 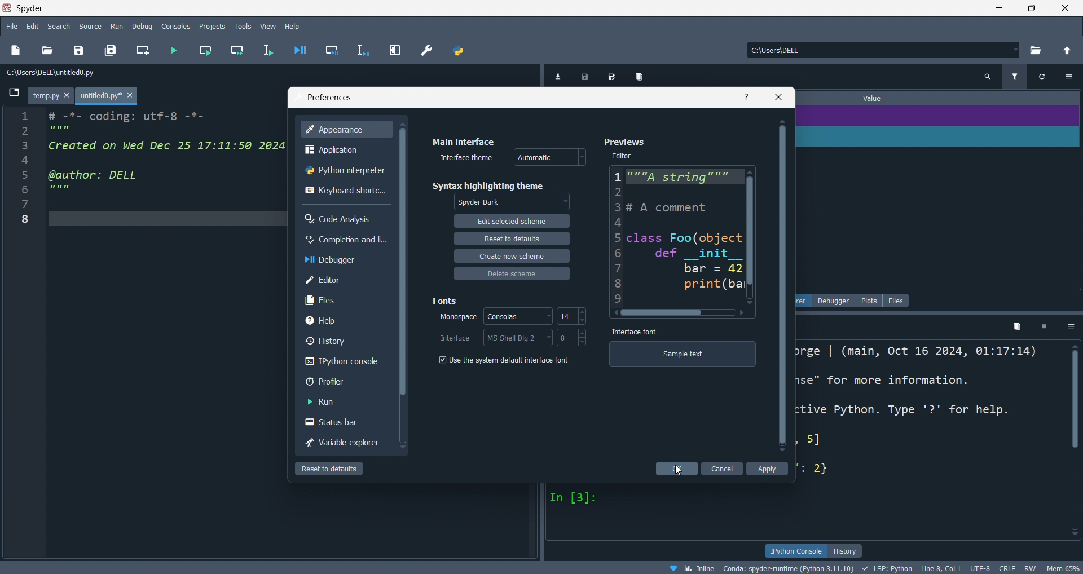 What do you see at coordinates (347, 422) in the screenshot?
I see `status bar` at bounding box center [347, 422].